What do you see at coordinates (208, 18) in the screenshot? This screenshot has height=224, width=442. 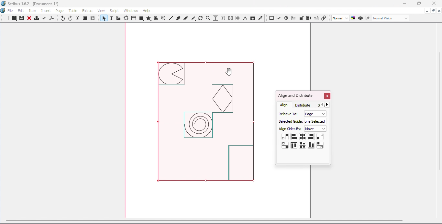 I see `Zoom in or out` at bounding box center [208, 18].